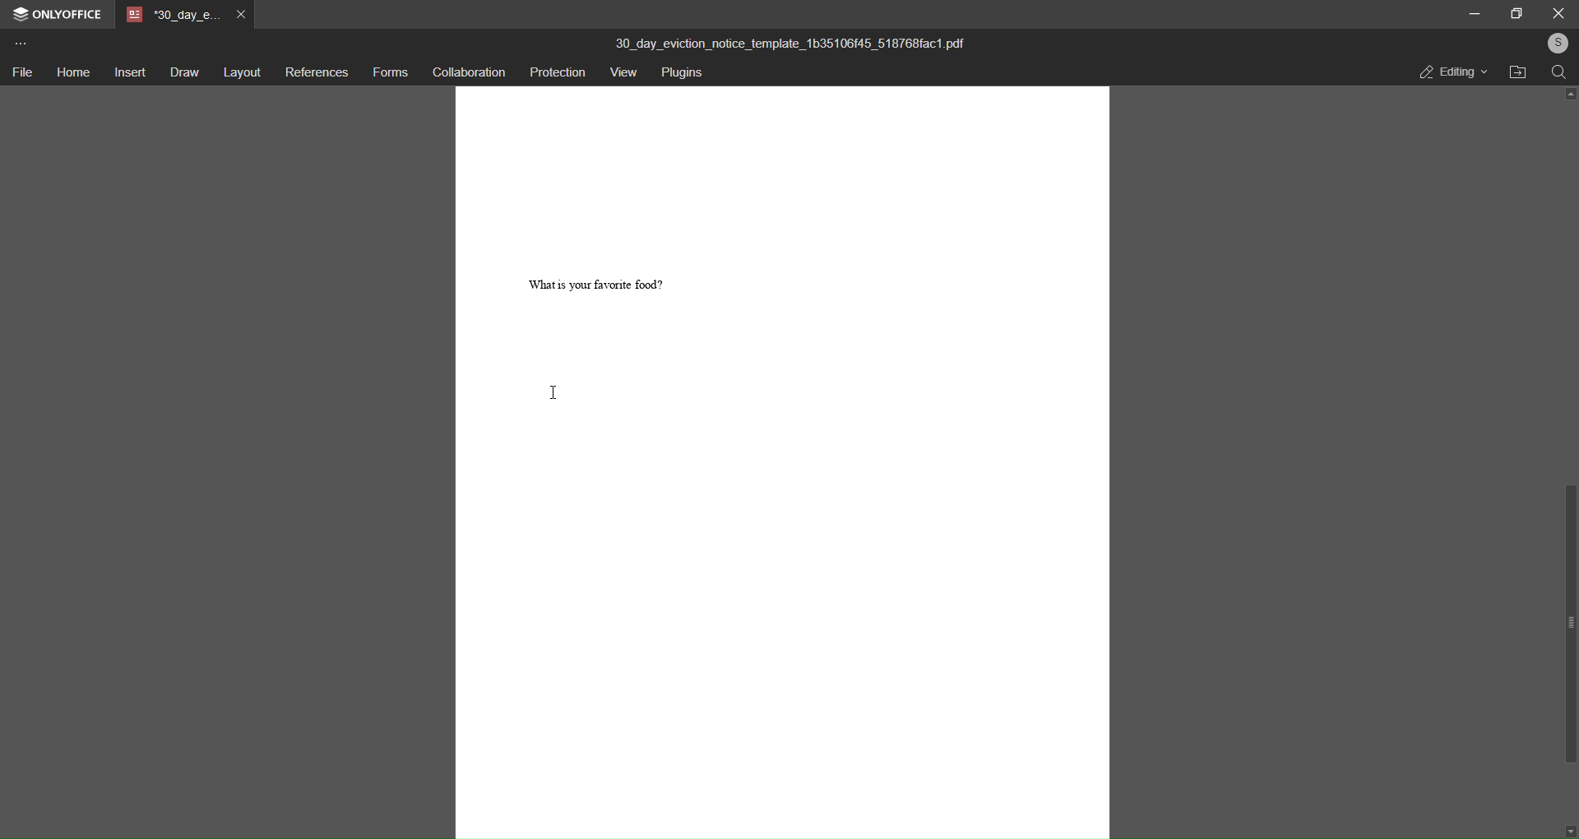 The image size is (1579, 839). What do you see at coordinates (1514, 72) in the screenshot?
I see `open file location` at bounding box center [1514, 72].